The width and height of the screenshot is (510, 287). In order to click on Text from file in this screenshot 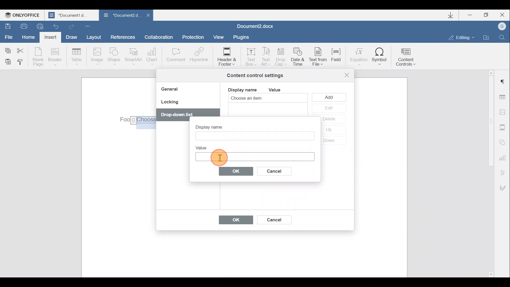, I will do `click(319, 57)`.